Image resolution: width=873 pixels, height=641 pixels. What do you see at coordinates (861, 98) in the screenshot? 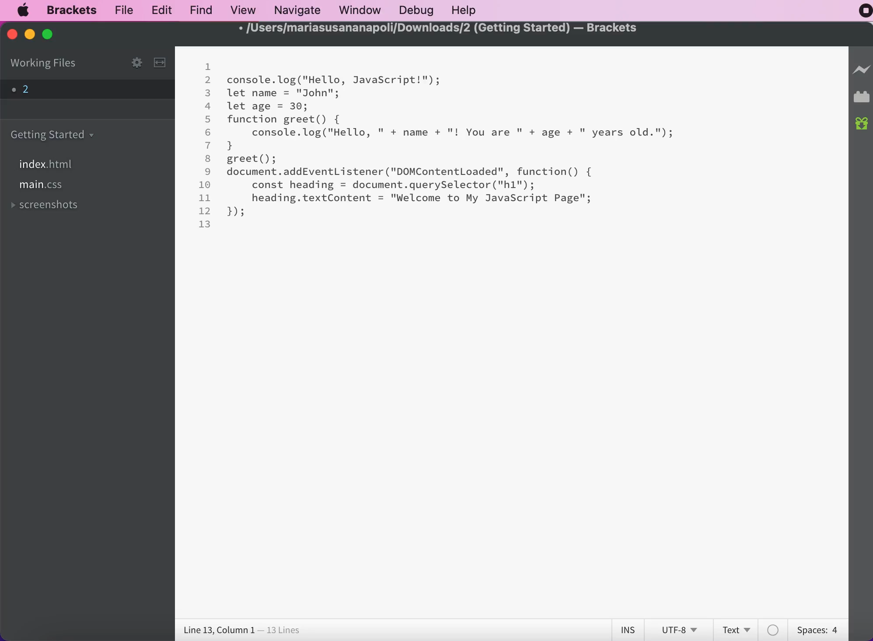
I see `extension manager` at bounding box center [861, 98].